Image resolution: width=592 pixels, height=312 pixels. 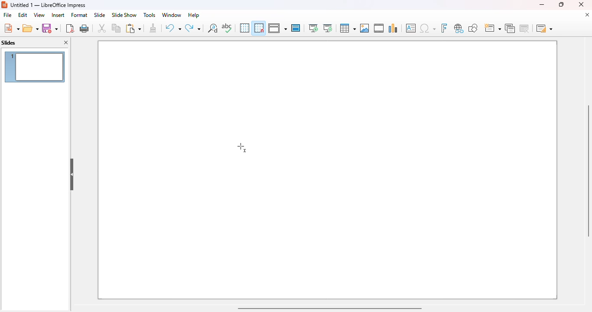 What do you see at coordinates (11, 28) in the screenshot?
I see `new` at bounding box center [11, 28].